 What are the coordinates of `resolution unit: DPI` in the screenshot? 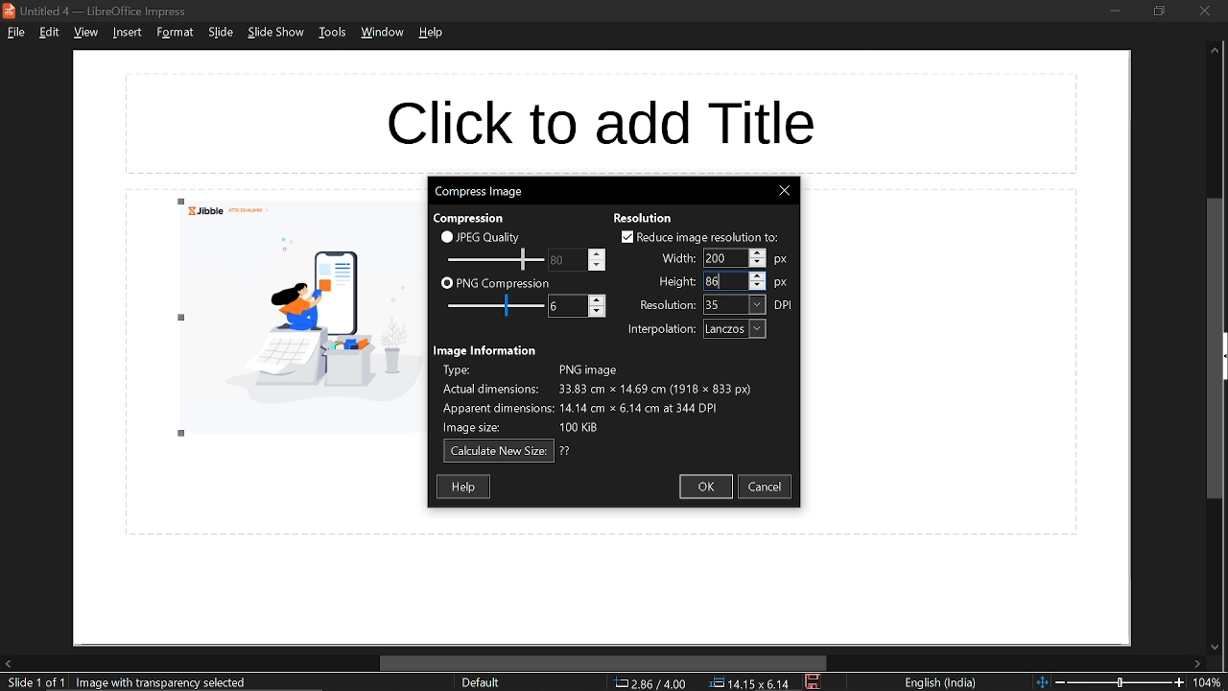 It's located at (785, 305).